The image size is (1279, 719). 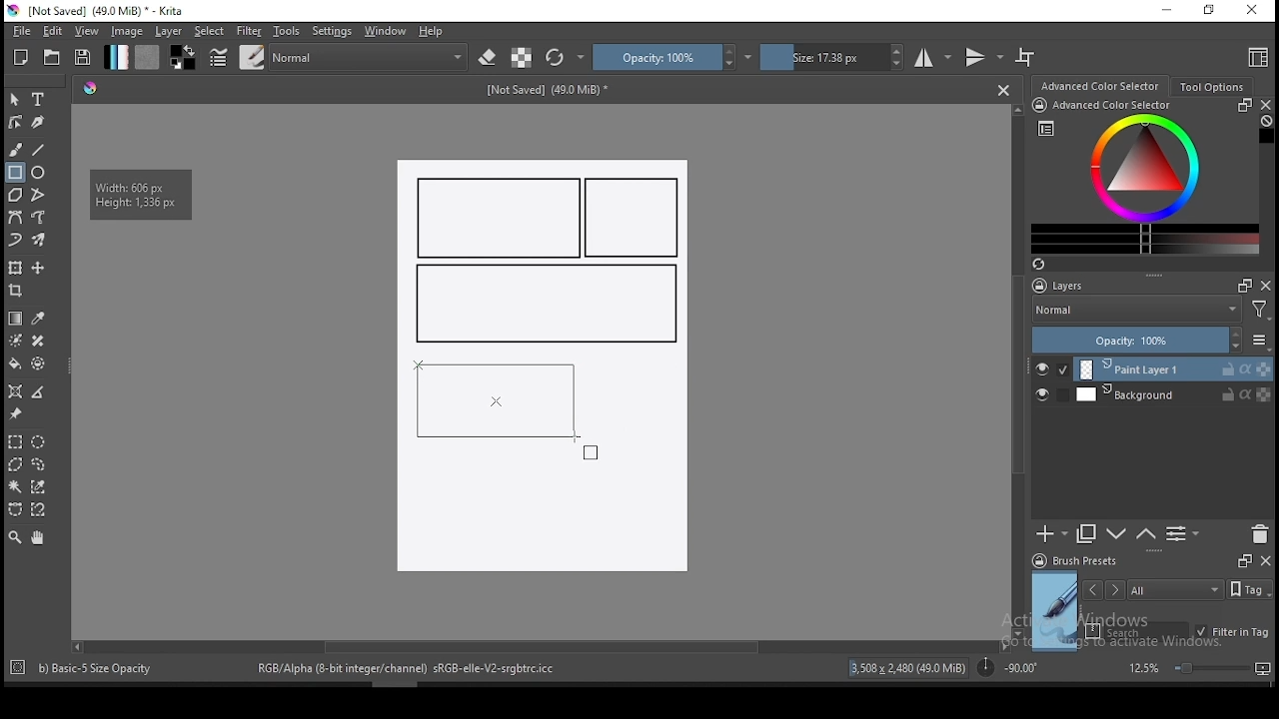 What do you see at coordinates (1141, 176) in the screenshot?
I see `advanced color selector` at bounding box center [1141, 176].